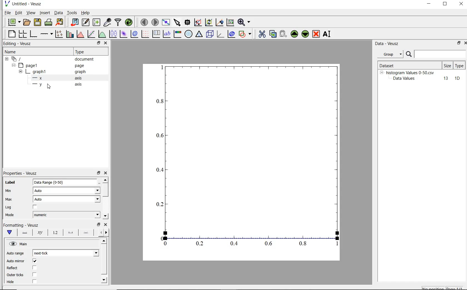 Image resolution: width=467 pixels, height=290 pixels. What do you see at coordinates (445, 4) in the screenshot?
I see `restore down` at bounding box center [445, 4].